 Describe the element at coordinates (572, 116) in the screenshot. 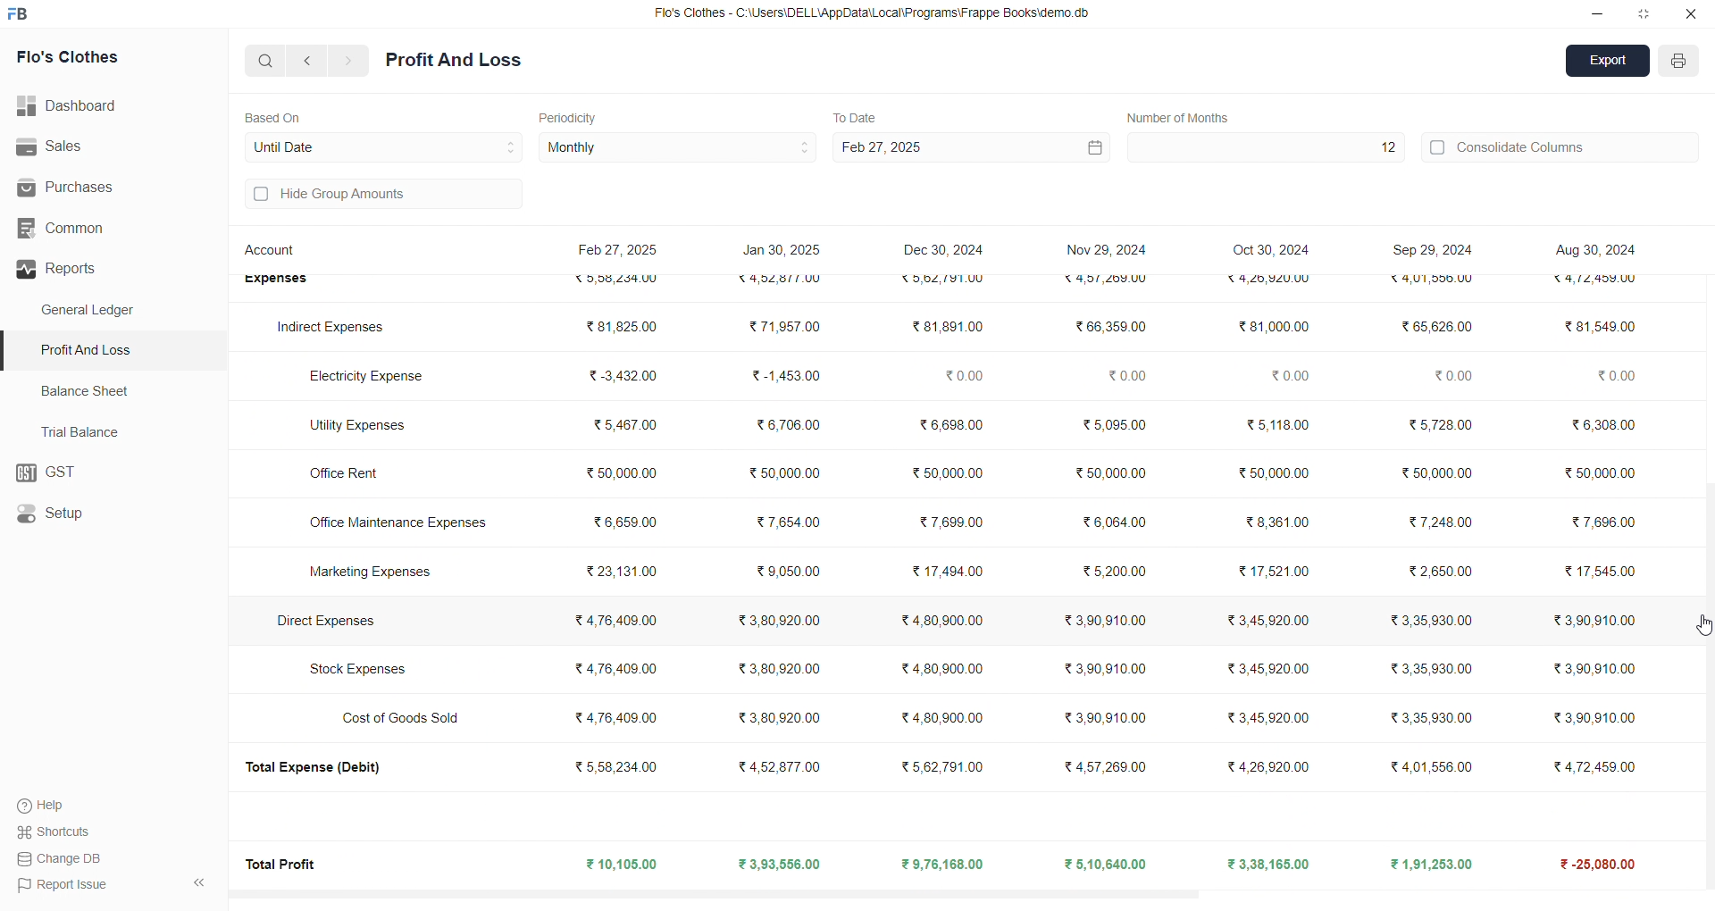

I see `Periodicity` at that location.